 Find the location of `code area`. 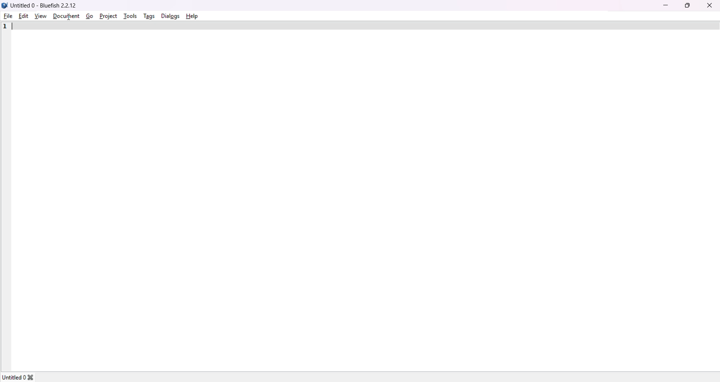

code area is located at coordinates (366, 194).